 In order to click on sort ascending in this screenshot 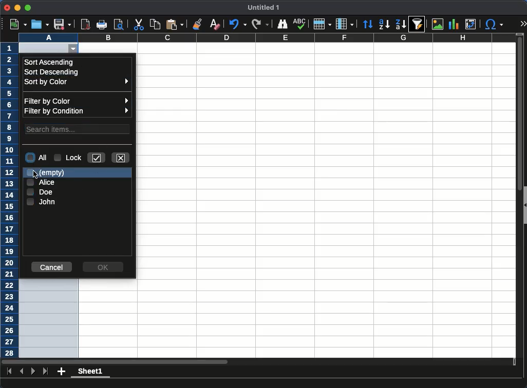, I will do `click(49, 62)`.